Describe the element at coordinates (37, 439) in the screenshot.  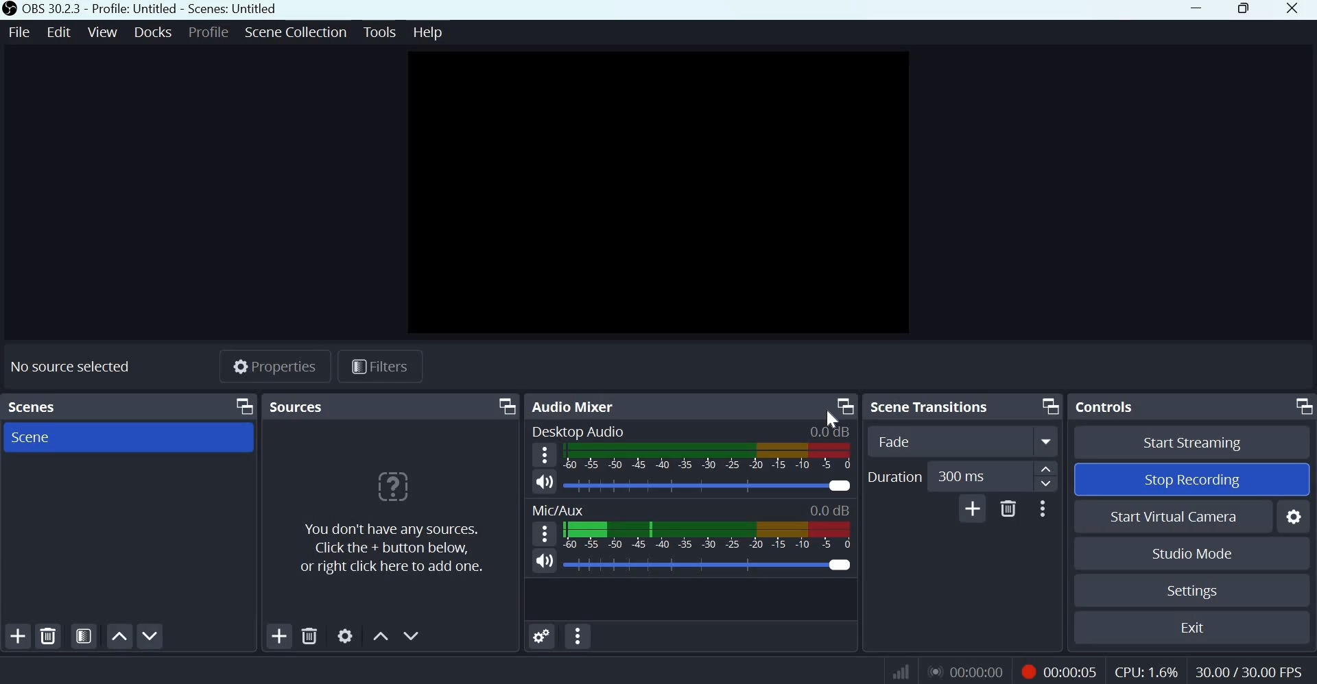
I see `Scene` at that location.